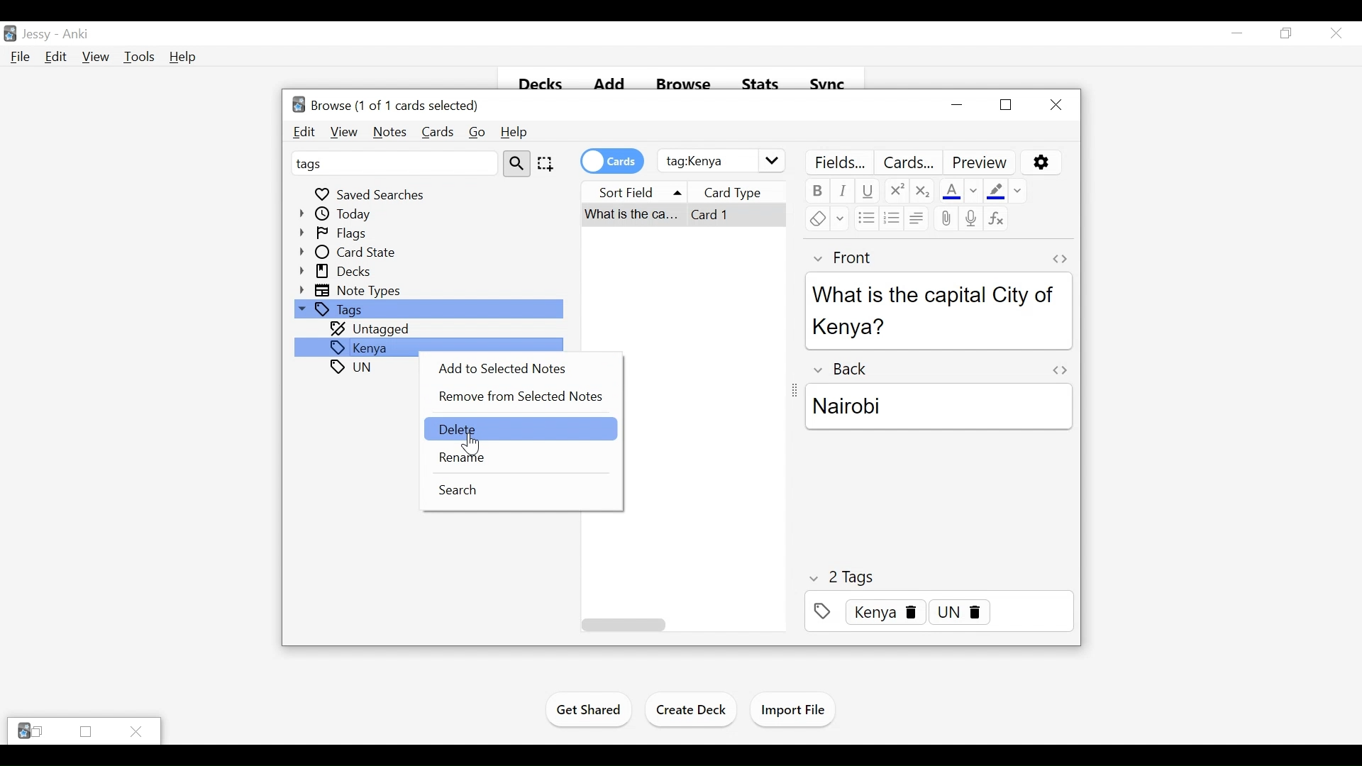 This screenshot has height=766, width=1362. What do you see at coordinates (840, 218) in the screenshot?
I see `Select formatting to remove` at bounding box center [840, 218].